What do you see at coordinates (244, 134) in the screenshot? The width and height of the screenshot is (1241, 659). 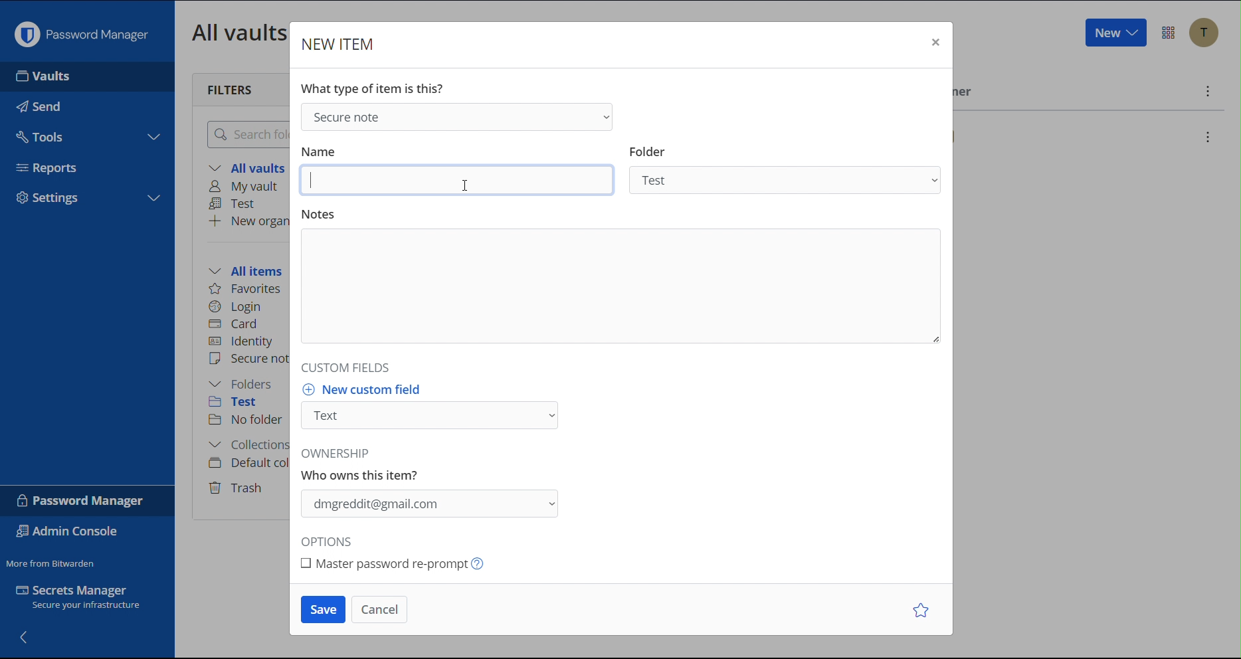 I see `Search Folder` at bounding box center [244, 134].